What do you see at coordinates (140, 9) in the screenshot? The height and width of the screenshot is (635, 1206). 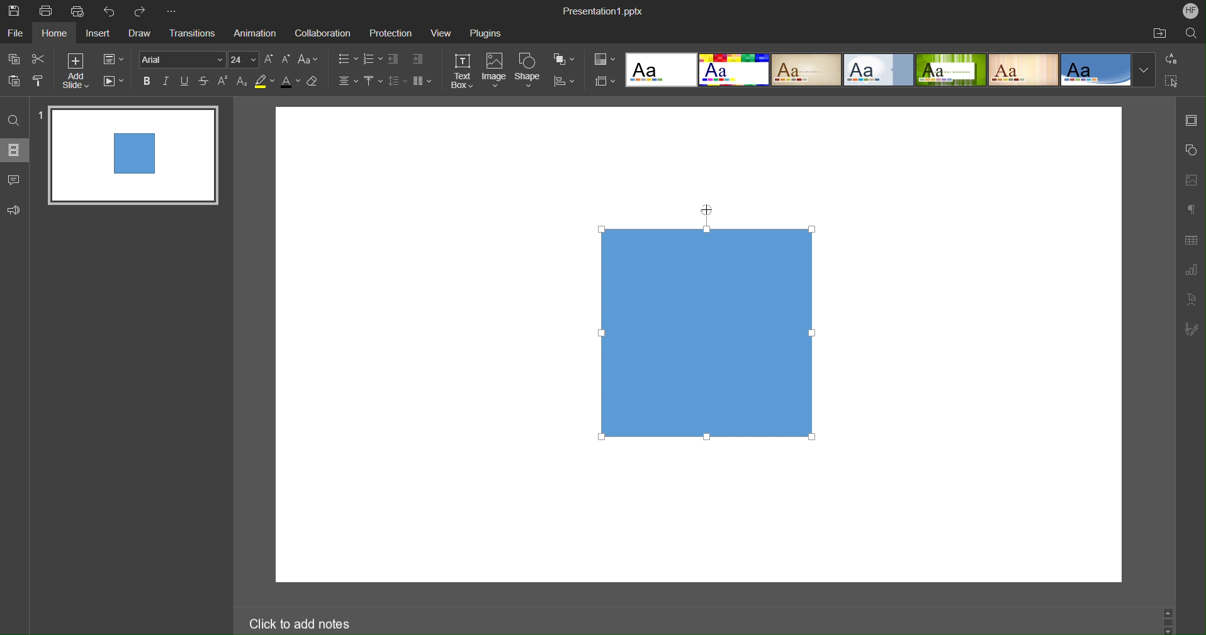 I see `Redo` at bounding box center [140, 9].